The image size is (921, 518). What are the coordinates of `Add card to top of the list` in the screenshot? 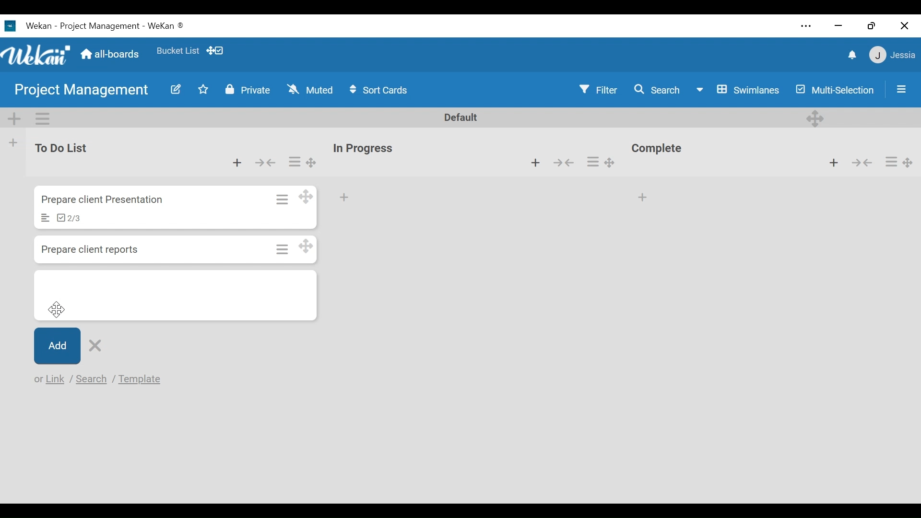 It's located at (836, 163).